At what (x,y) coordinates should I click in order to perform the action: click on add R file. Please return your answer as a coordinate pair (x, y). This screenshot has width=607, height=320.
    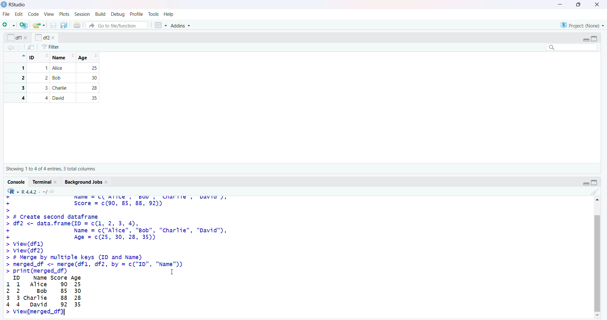
    Looking at the image, I should click on (24, 25).